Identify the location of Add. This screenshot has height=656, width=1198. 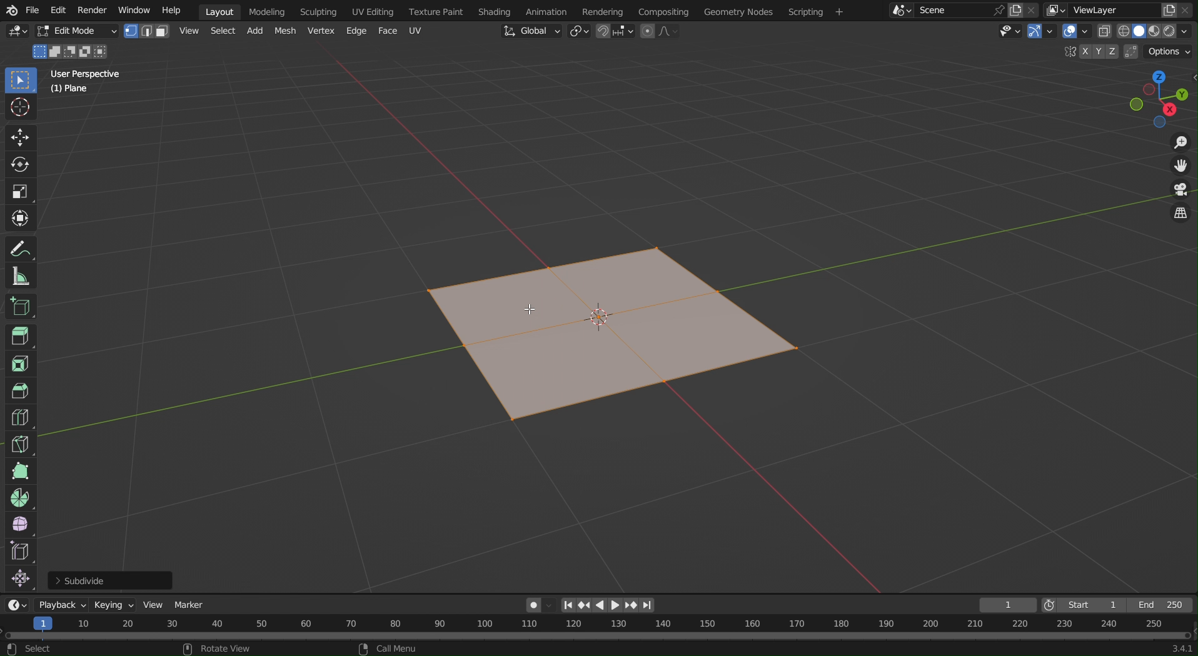
(253, 32).